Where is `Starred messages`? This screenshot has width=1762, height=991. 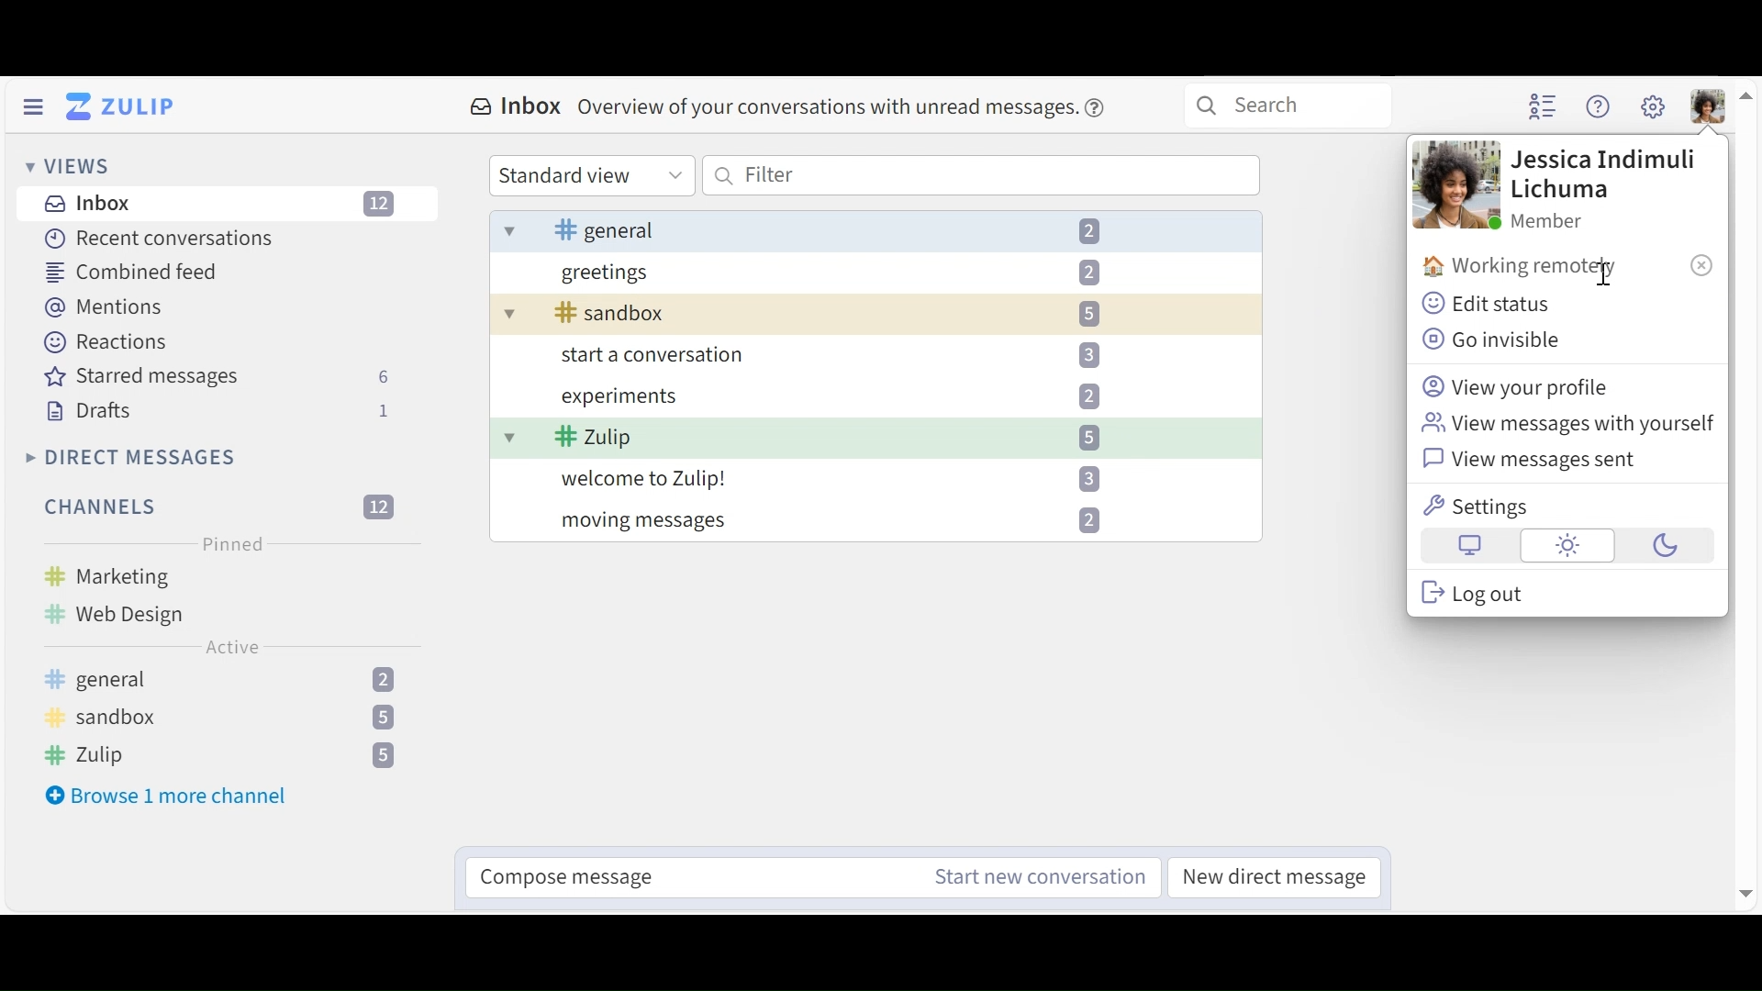
Starred messages is located at coordinates (217, 375).